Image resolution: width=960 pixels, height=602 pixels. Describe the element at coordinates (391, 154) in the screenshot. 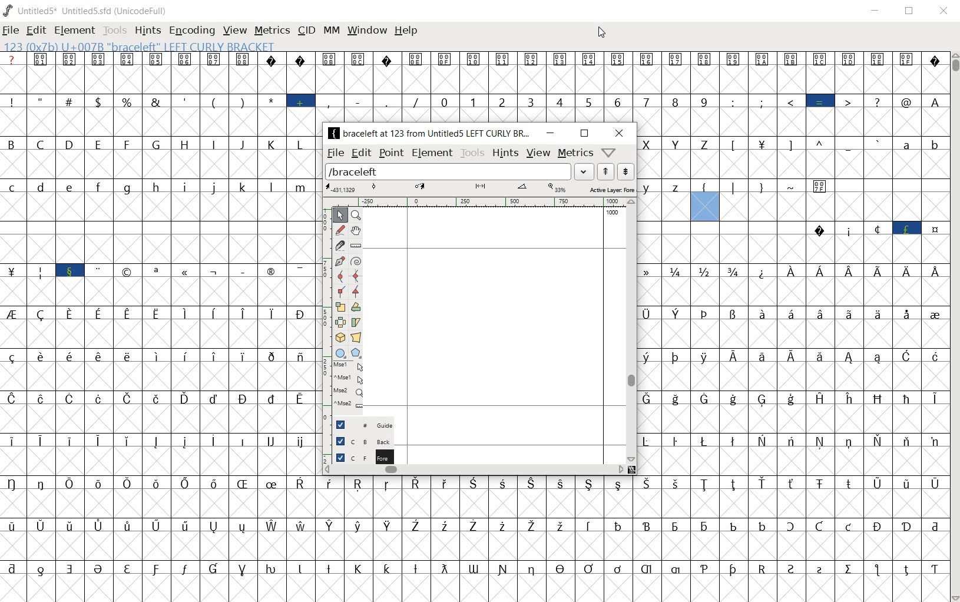

I see `point` at that location.